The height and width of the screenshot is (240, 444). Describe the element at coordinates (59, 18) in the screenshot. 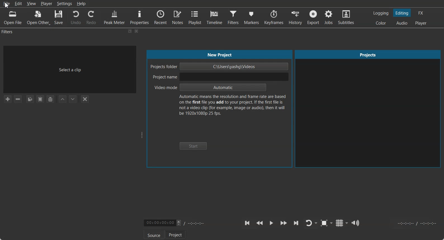

I see `Save` at that location.